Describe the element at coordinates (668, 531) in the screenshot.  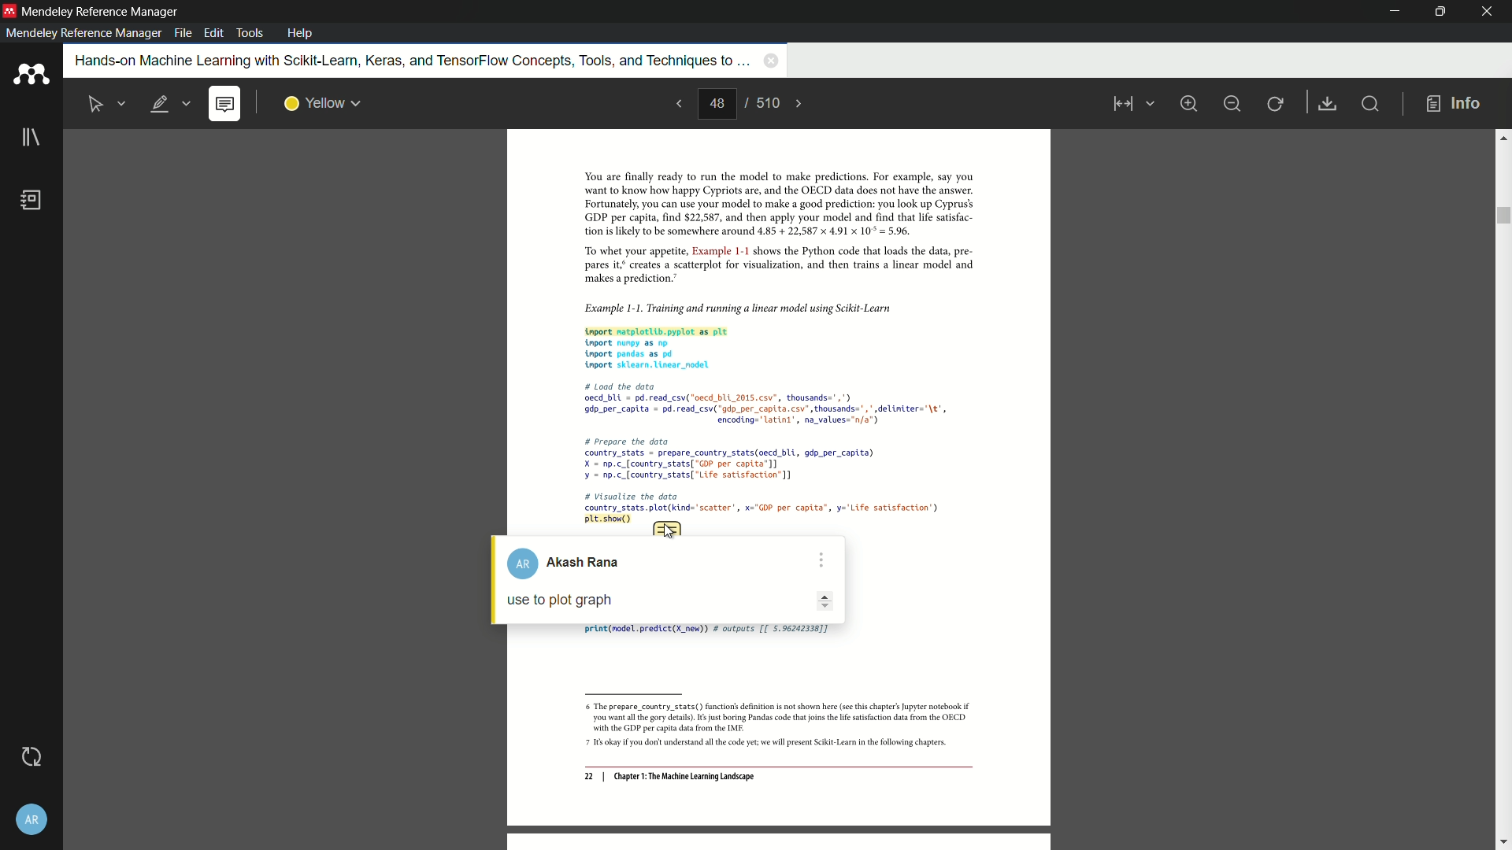
I see `cursor` at that location.